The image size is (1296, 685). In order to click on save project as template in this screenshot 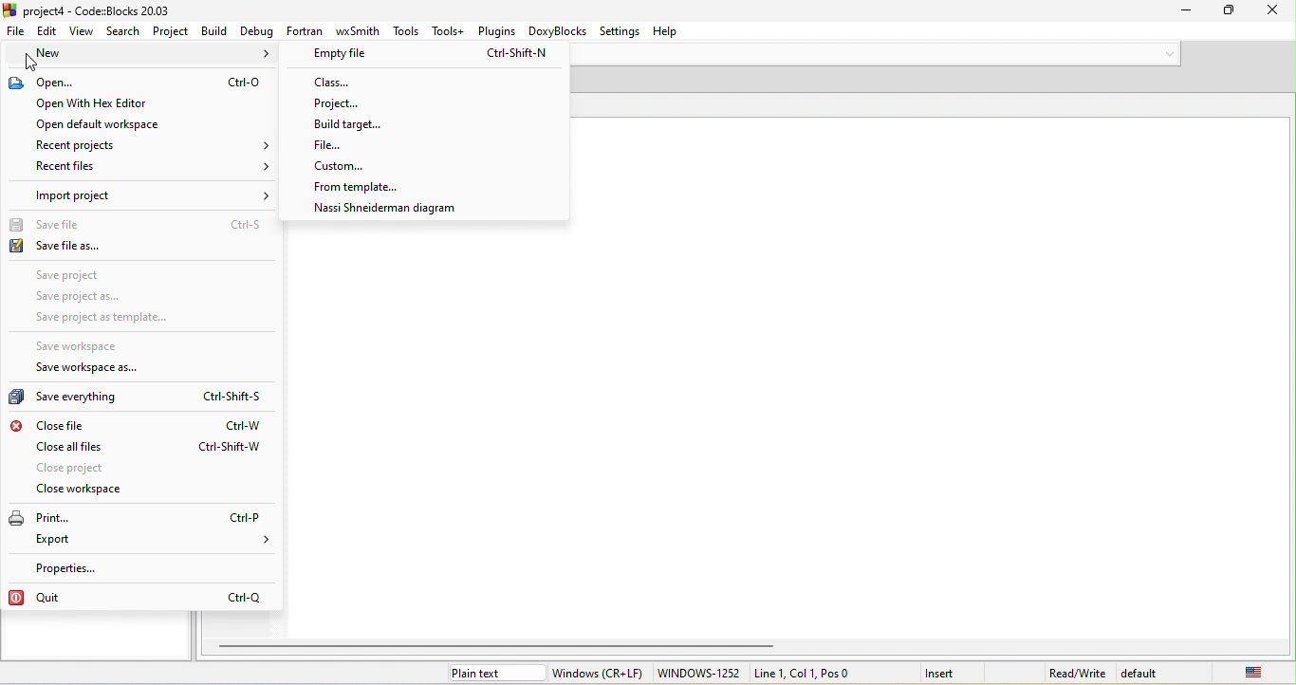, I will do `click(112, 318)`.